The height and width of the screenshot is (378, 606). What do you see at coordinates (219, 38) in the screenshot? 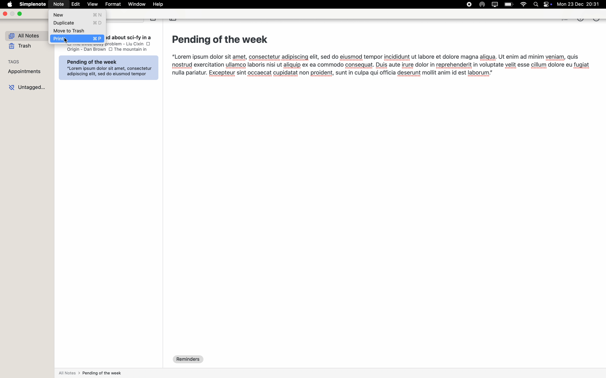
I see `Pending of the week` at bounding box center [219, 38].